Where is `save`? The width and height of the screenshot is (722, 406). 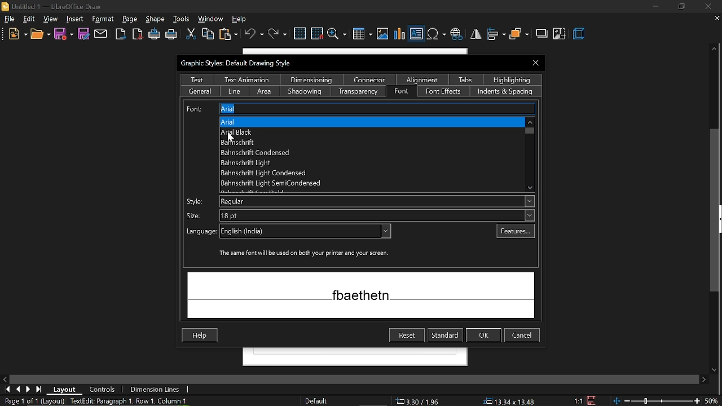
save is located at coordinates (64, 34).